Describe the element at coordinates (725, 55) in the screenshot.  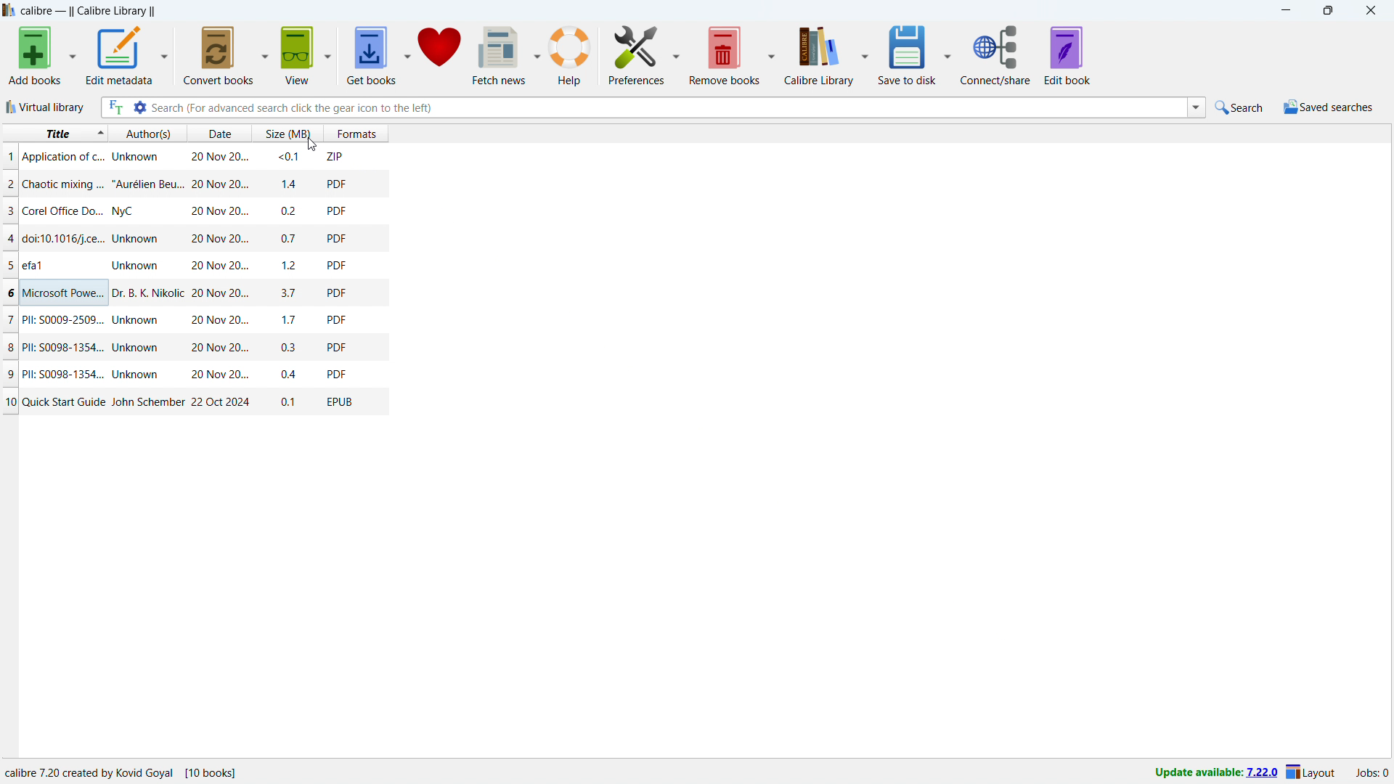
I see `save to disk` at that location.